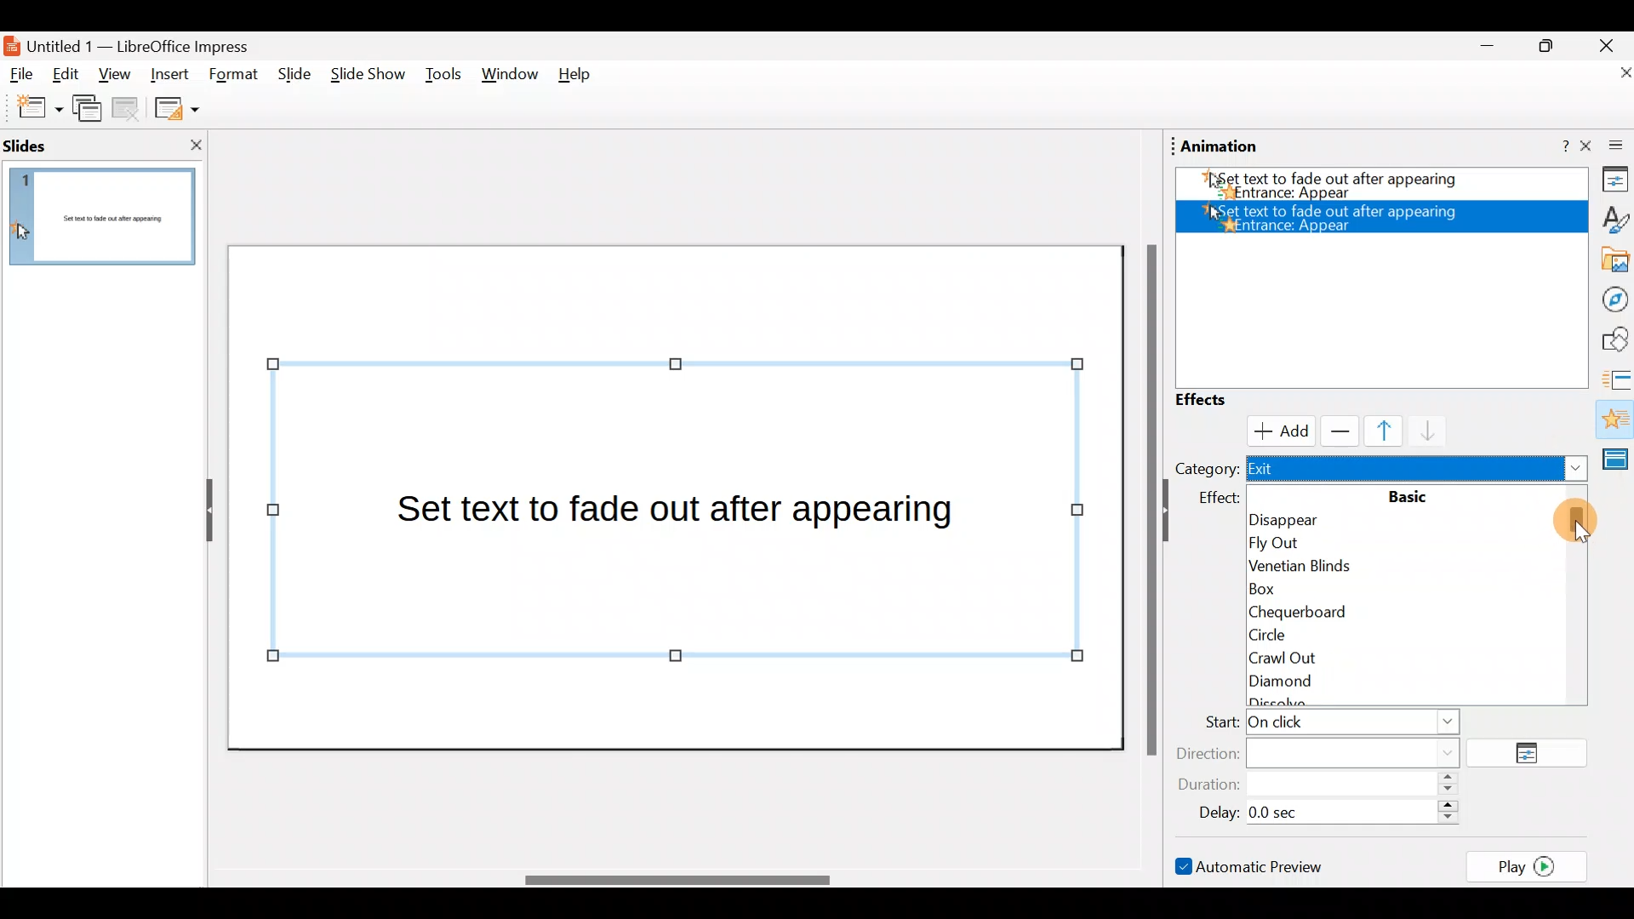  What do you see at coordinates (1552, 46) in the screenshot?
I see `Maximise` at bounding box center [1552, 46].